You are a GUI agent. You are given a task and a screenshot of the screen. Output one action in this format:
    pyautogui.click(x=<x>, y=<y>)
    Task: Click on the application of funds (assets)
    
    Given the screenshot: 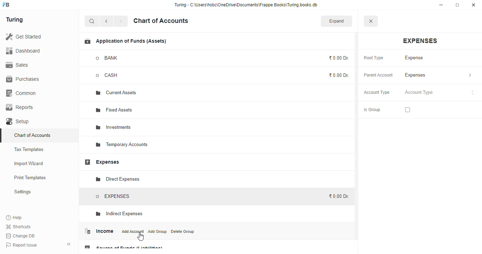 What is the action you would take?
    pyautogui.click(x=125, y=41)
    